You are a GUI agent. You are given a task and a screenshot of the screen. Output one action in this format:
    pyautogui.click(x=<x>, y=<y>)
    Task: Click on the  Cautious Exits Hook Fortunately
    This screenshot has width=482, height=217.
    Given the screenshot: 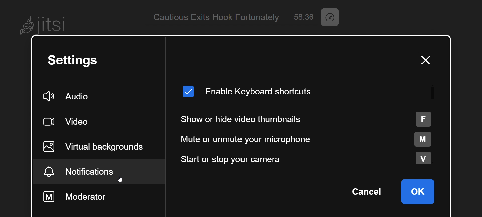 What is the action you would take?
    pyautogui.click(x=213, y=18)
    